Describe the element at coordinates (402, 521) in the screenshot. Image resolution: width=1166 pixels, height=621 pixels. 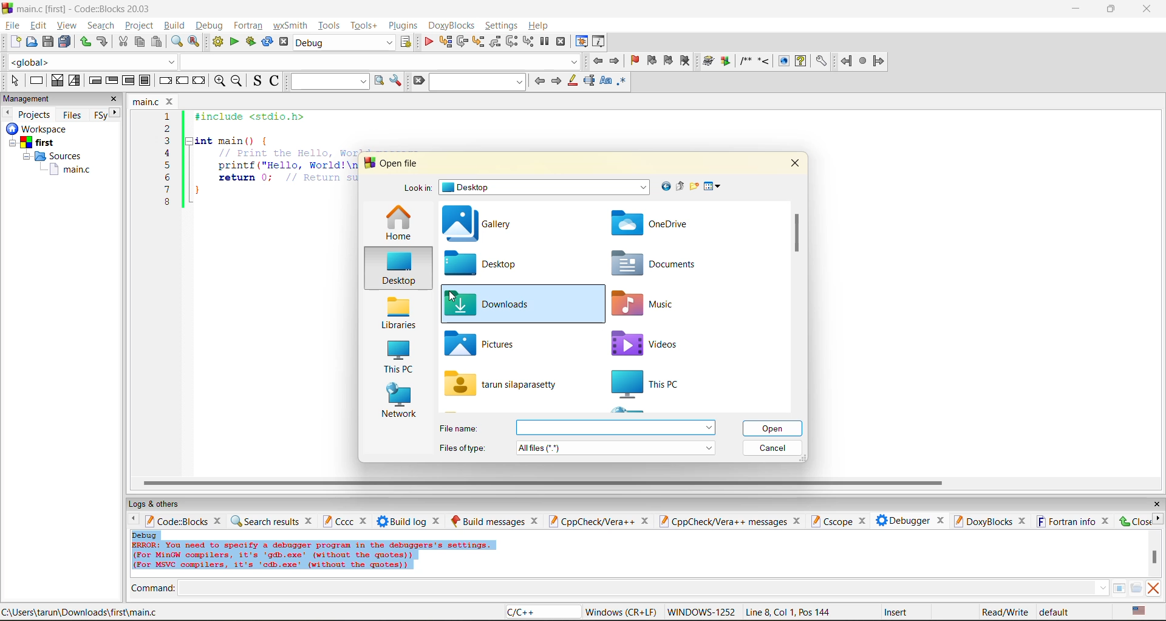
I see `build log` at that location.